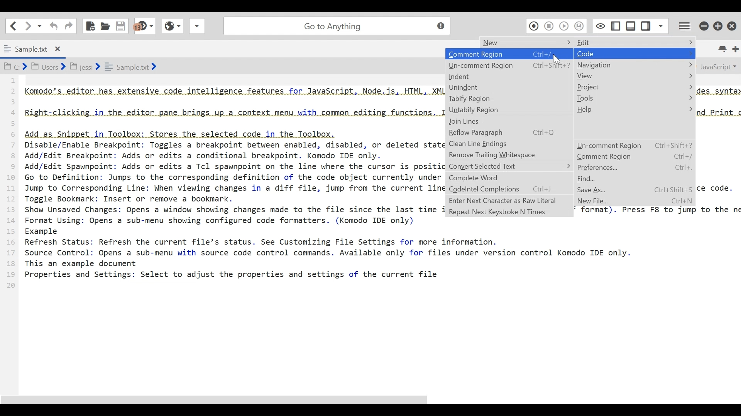 The width and height of the screenshot is (741, 416). Describe the element at coordinates (13, 25) in the screenshot. I see `Go back one location` at that location.